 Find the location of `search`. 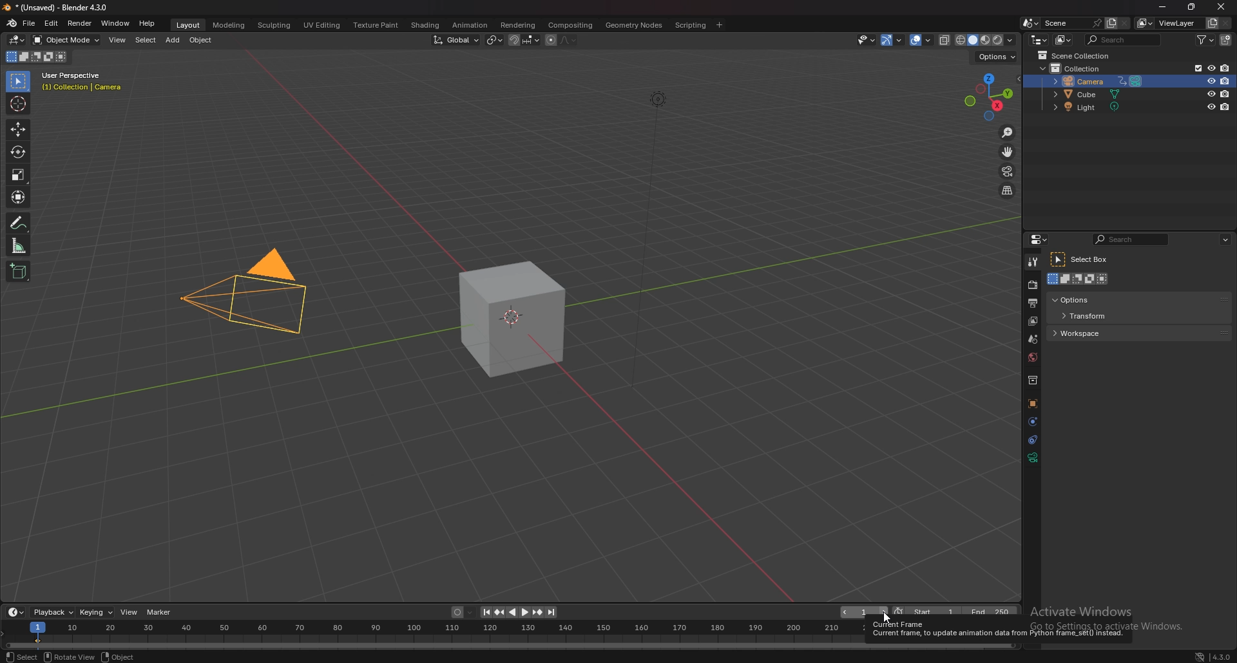

search is located at coordinates (1123, 39).